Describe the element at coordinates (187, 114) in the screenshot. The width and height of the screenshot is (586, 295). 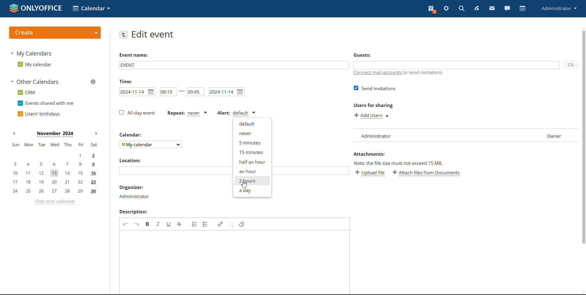
I see `event repetition` at that location.